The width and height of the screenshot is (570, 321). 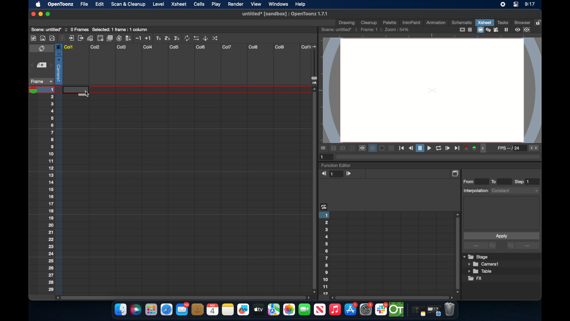 What do you see at coordinates (60, 4) in the screenshot?
I see `opnetoonz` at bounding box center [60, 4].